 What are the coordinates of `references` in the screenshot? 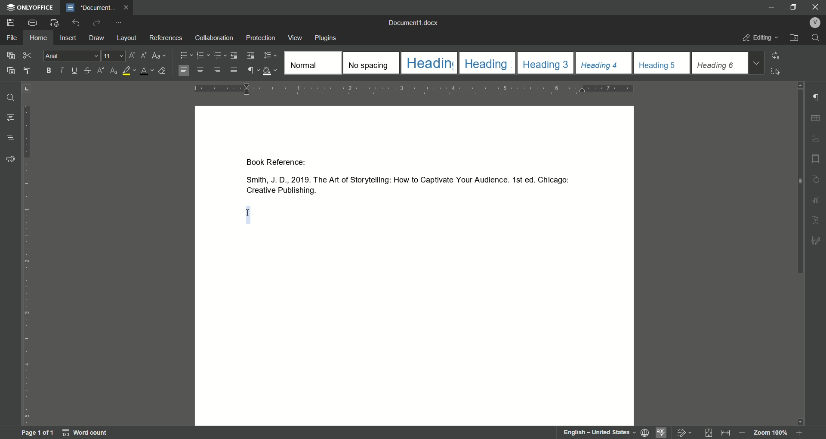 It's located at (166, 37).